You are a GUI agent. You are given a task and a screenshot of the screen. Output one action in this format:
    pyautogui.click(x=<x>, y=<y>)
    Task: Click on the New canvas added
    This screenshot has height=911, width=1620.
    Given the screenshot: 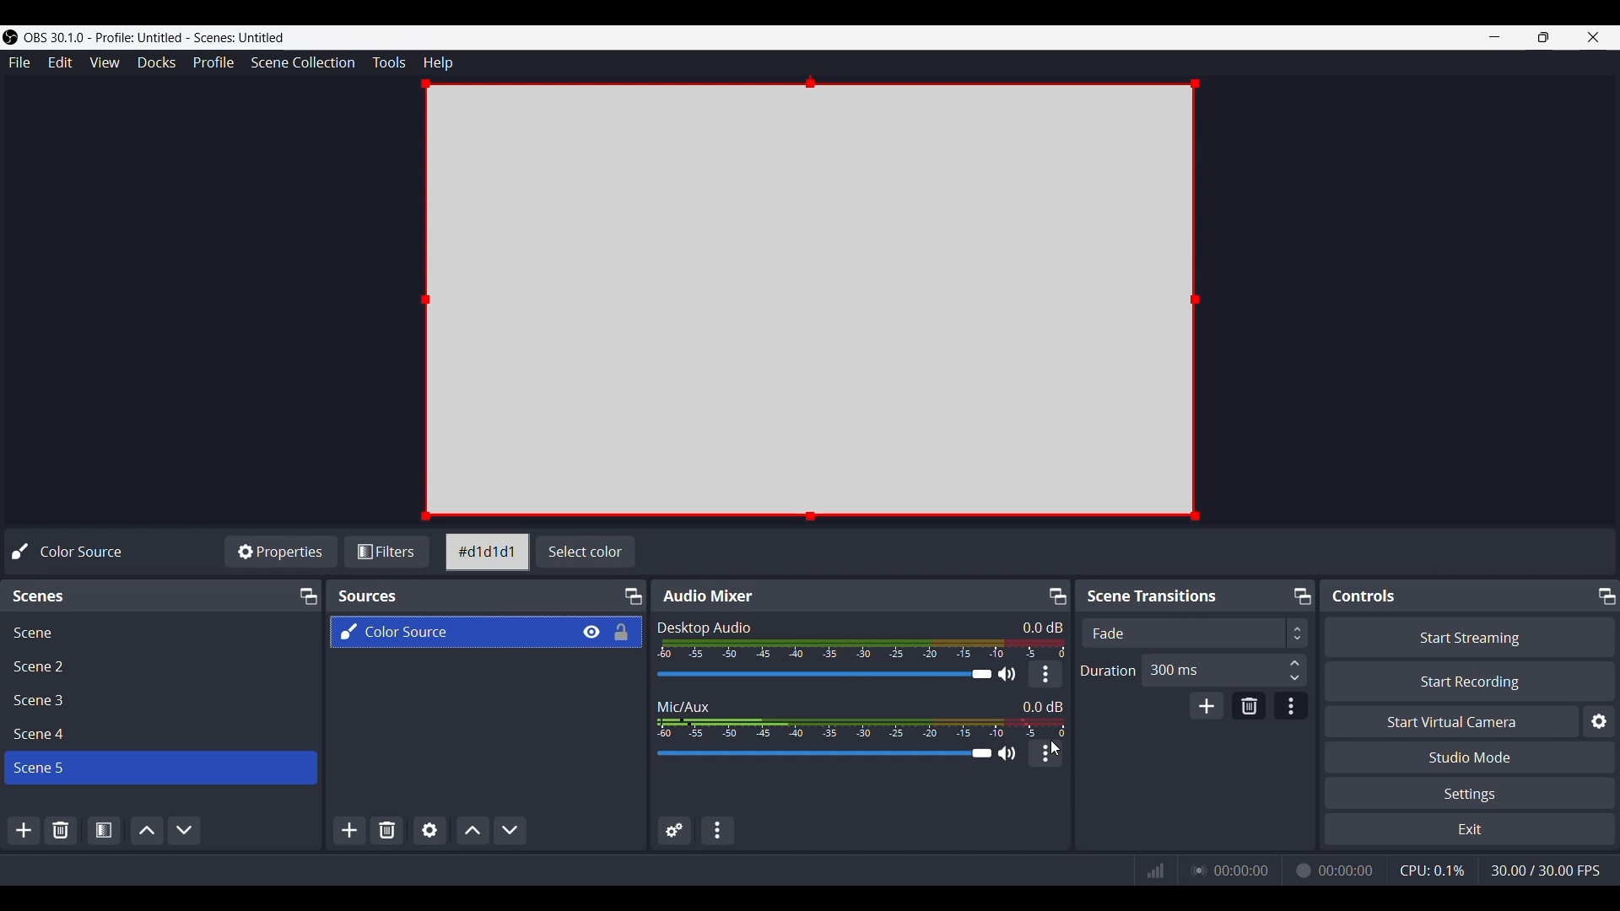 What is the action you would take?
    pyautogui.click(x=810, y=299)
    